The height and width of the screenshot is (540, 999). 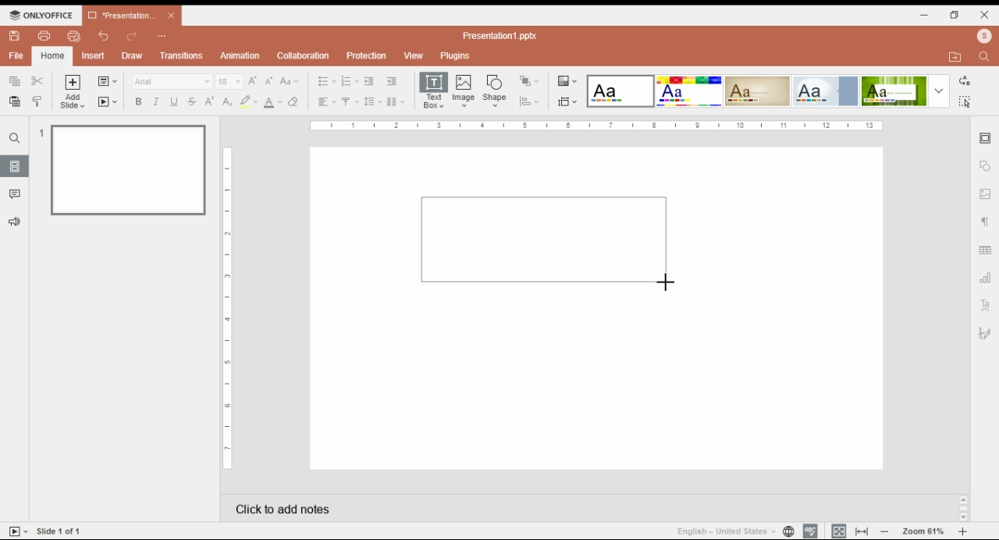 What do you see at coordinates (530, 80) in the screenshot?
I see `arrange shapes` at bounding box center [530, 80].